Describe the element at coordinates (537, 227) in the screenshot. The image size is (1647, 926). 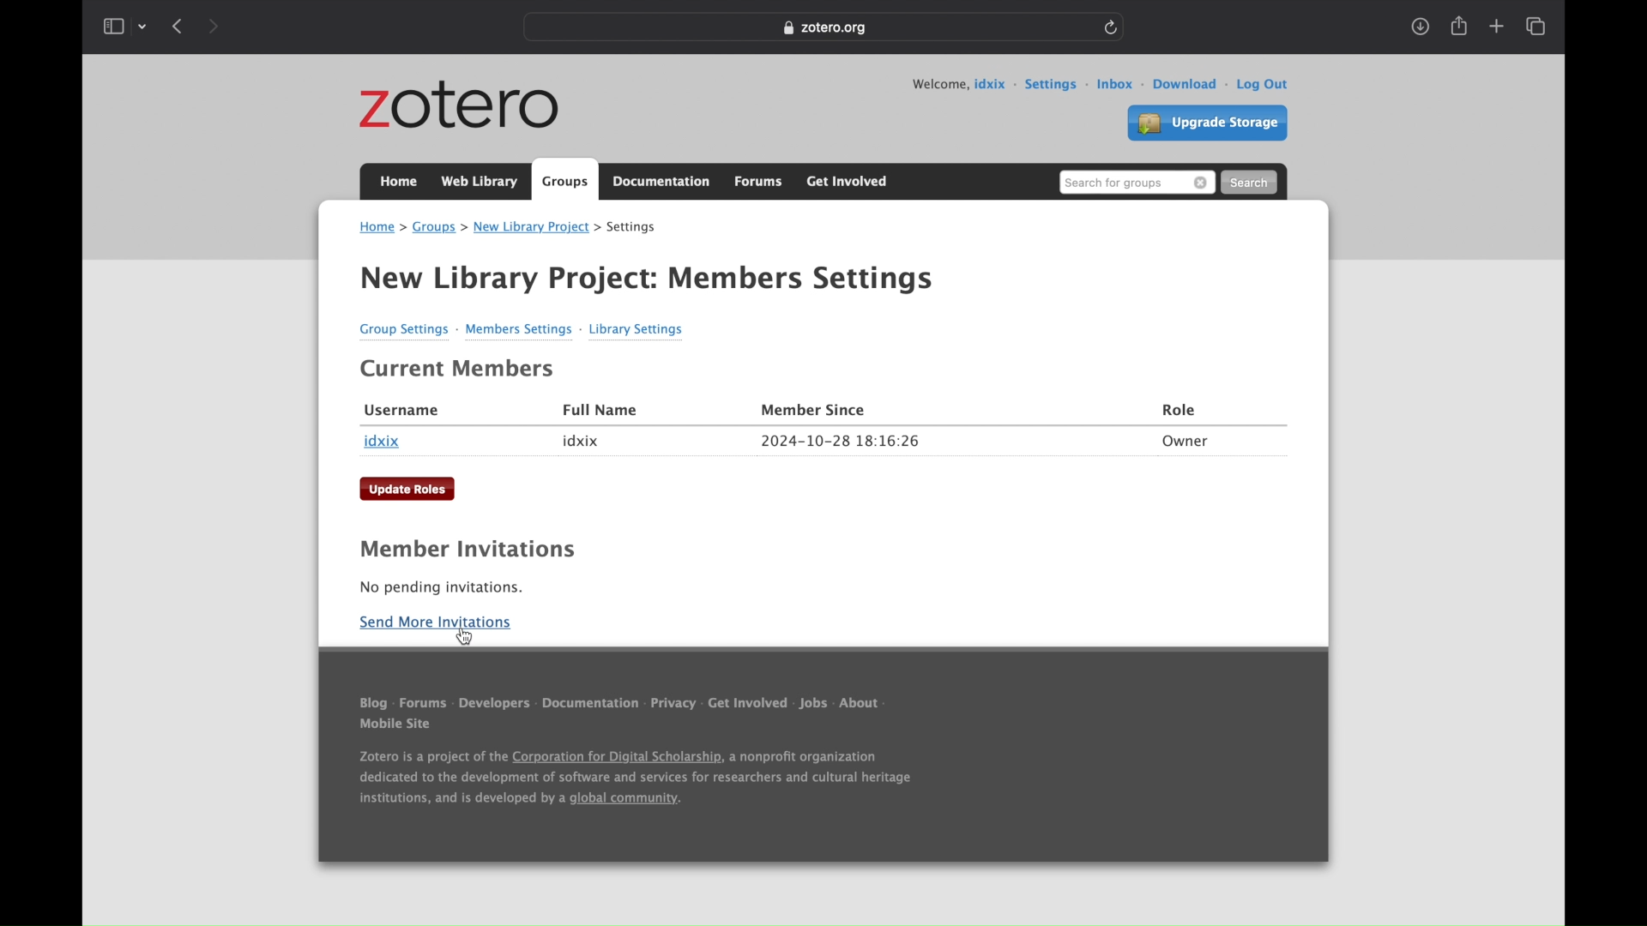
I see `new library project` at that location.